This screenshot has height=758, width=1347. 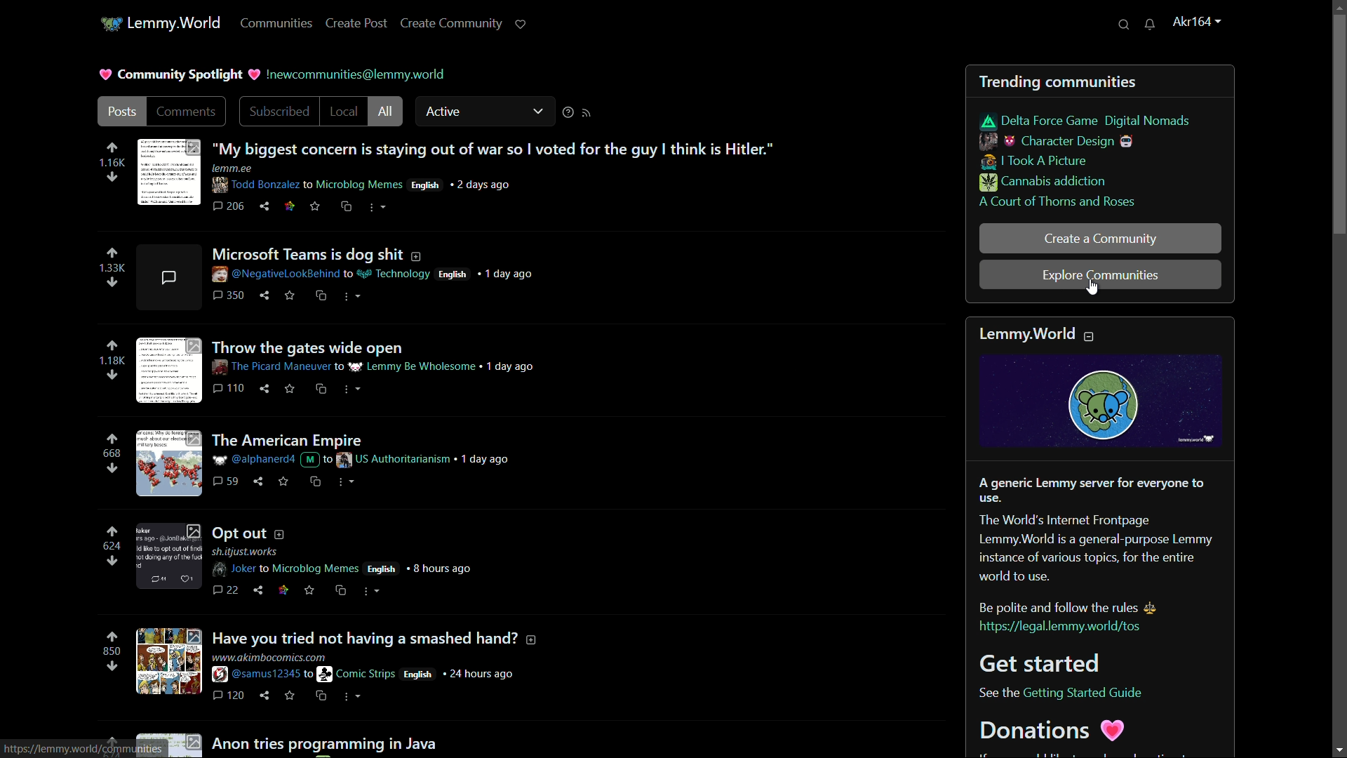 What do you see at coordinates (110, 439) in the screenshot?
I see `upvote` at bounding box center [110, 439].